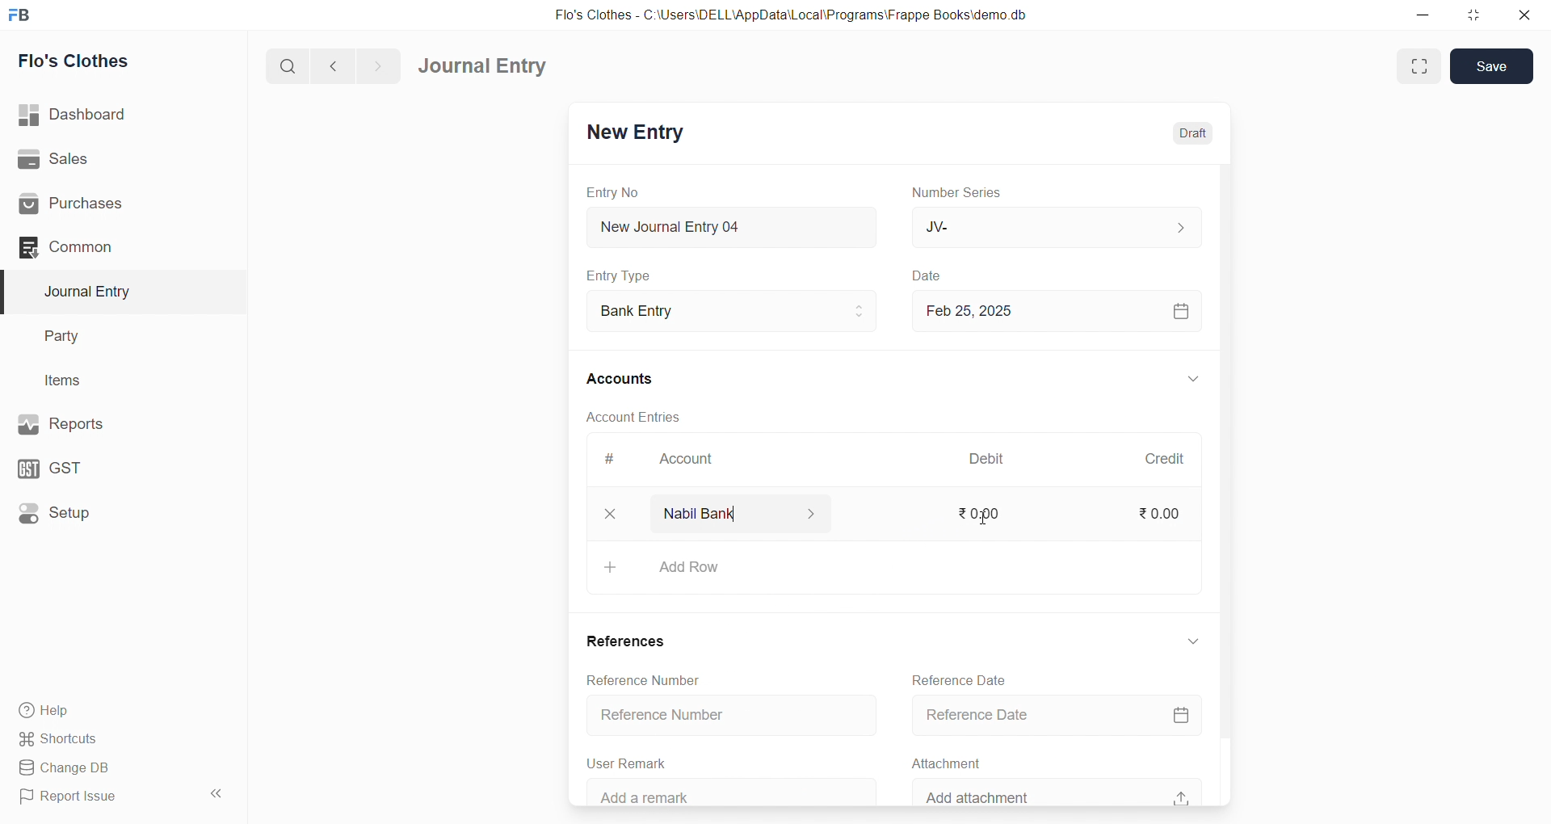 Image resolution: width=1551 pixels, height=824 pixels. I want to click on Collapse sidebar, so click(218, 797).